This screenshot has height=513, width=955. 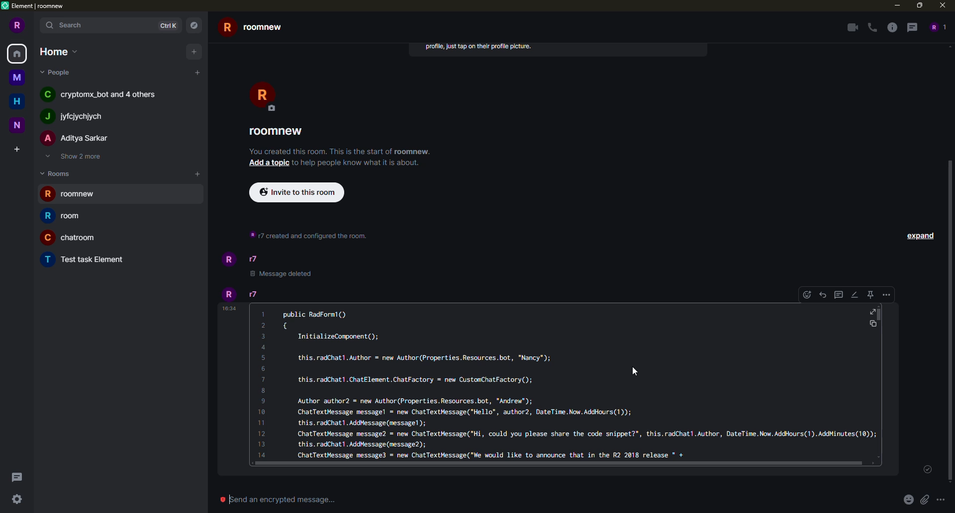 I want to click on info, so click(x=357, y=165).